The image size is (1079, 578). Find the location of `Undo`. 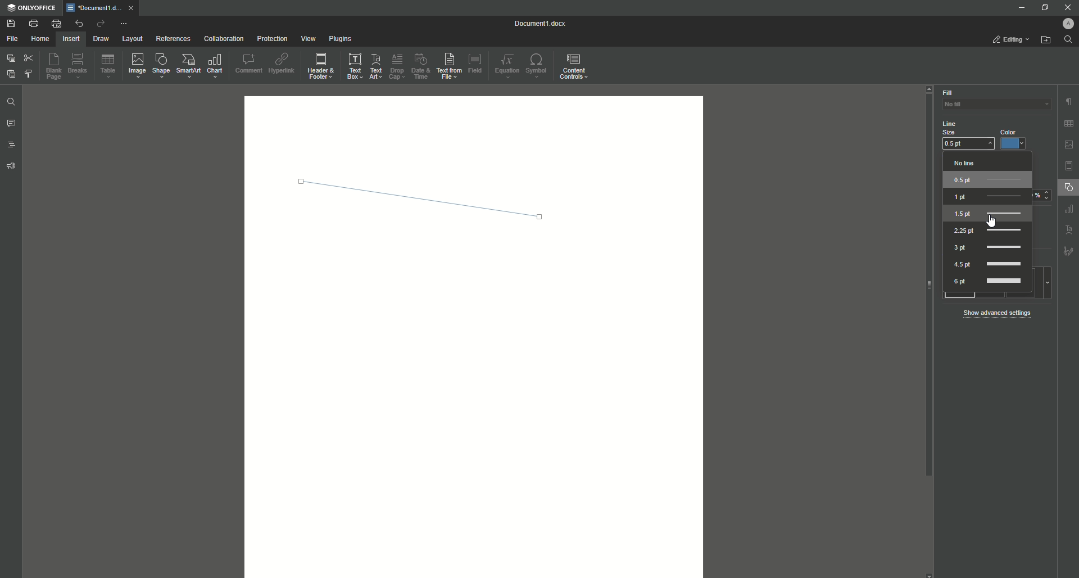

Undo is located at coordinates (78, 23).